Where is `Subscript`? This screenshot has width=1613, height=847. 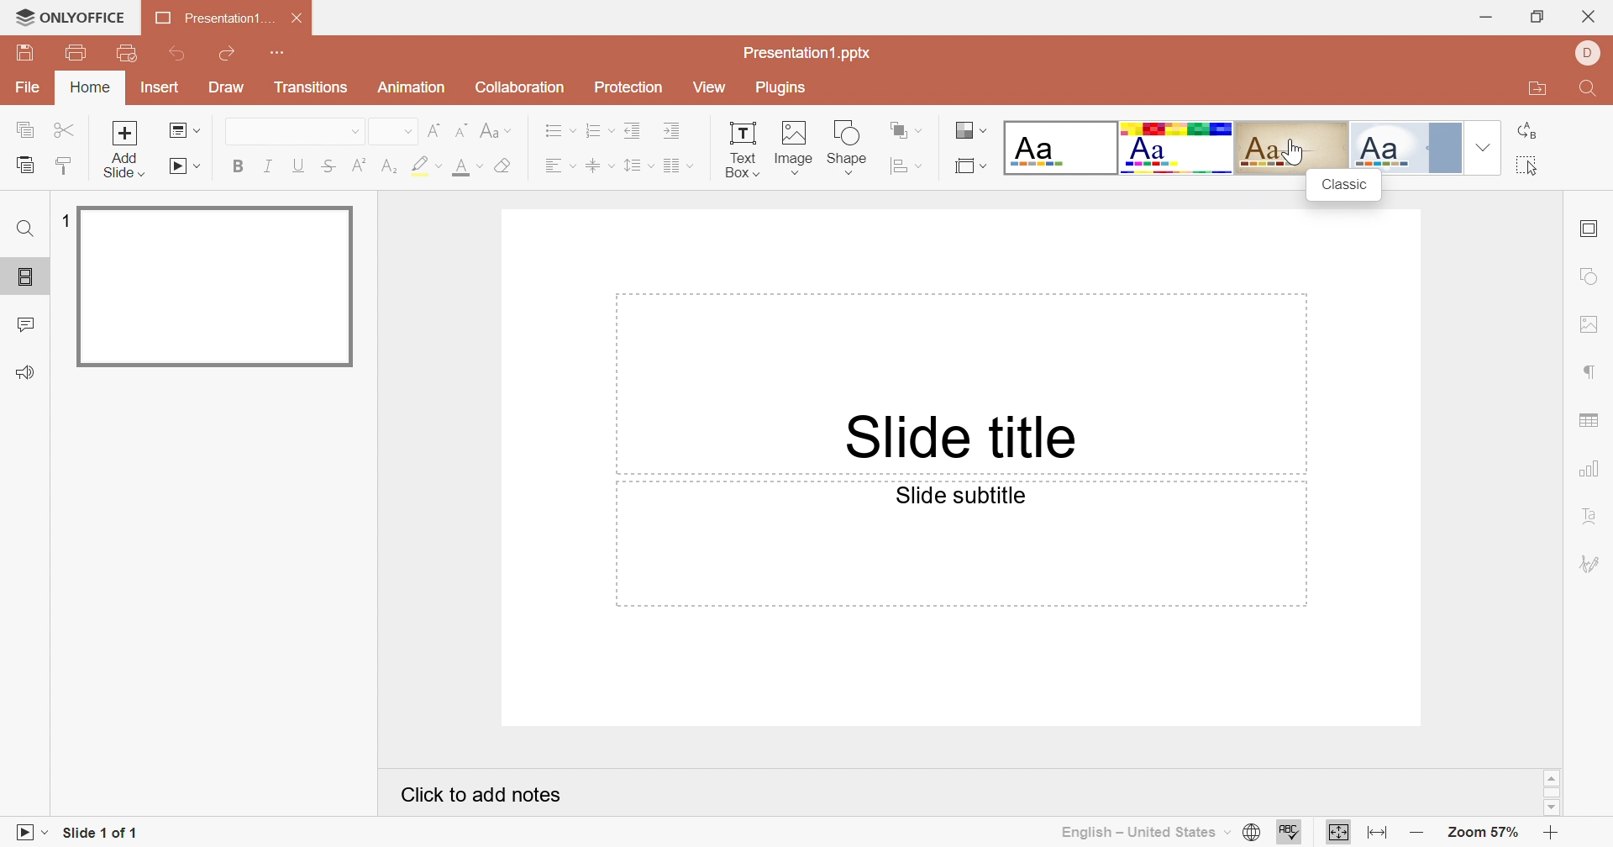
Subscript is located at coordinates (387, 166).